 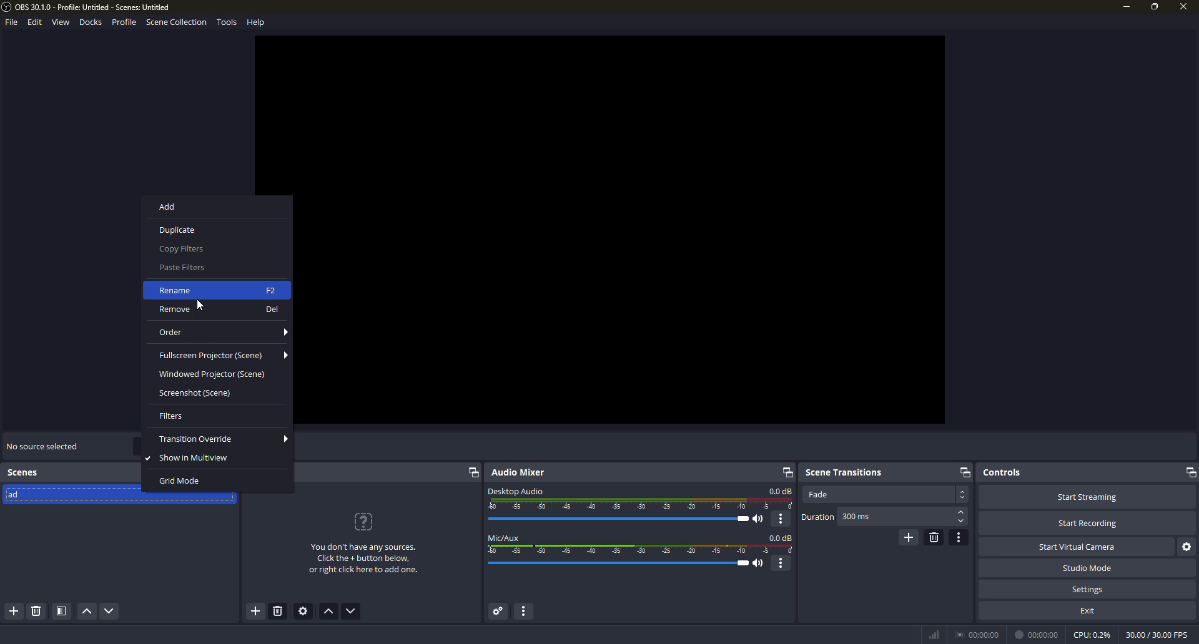 What do you see at coordinates (89, 7) in the screenshot?
I see `obs profile` at bounding box center [89, 7].